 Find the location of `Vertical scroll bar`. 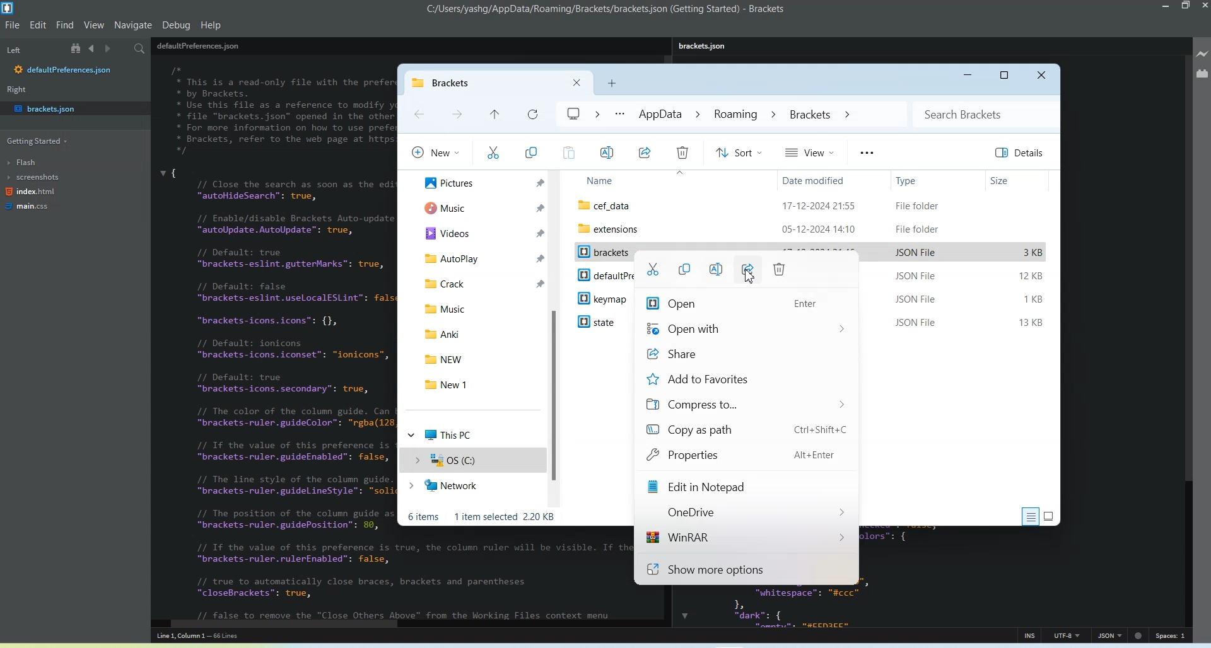

Vertical scroll bar is located at coordinates (556, 338).